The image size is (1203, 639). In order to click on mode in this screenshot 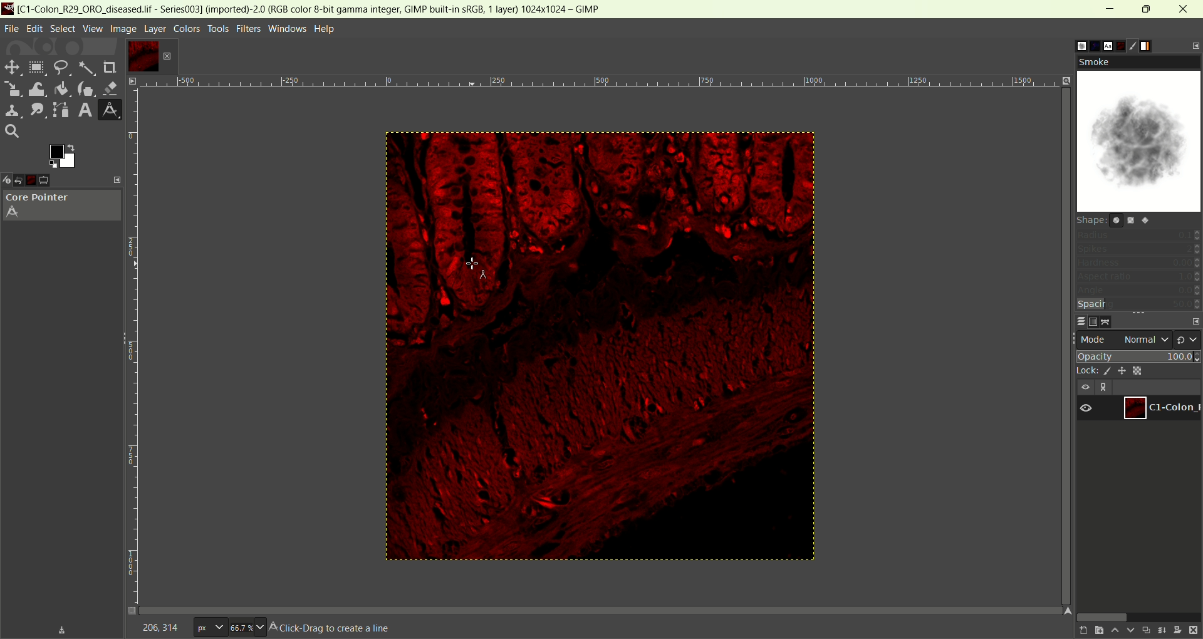, I will do `click(1095, 340)`.